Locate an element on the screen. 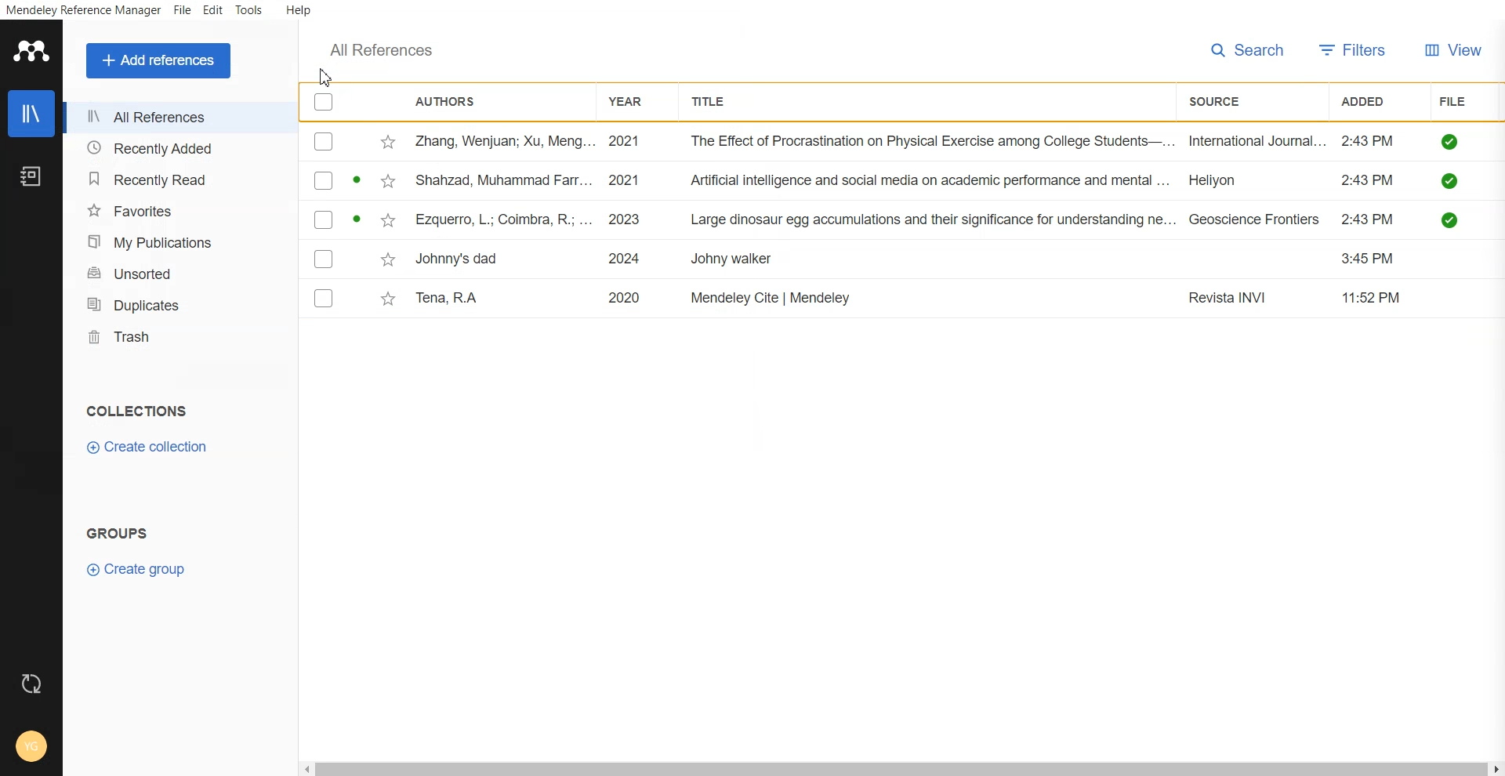 The height and width of the screenshot is (776, 1505). My Publication is located at coordinates (175, 241).